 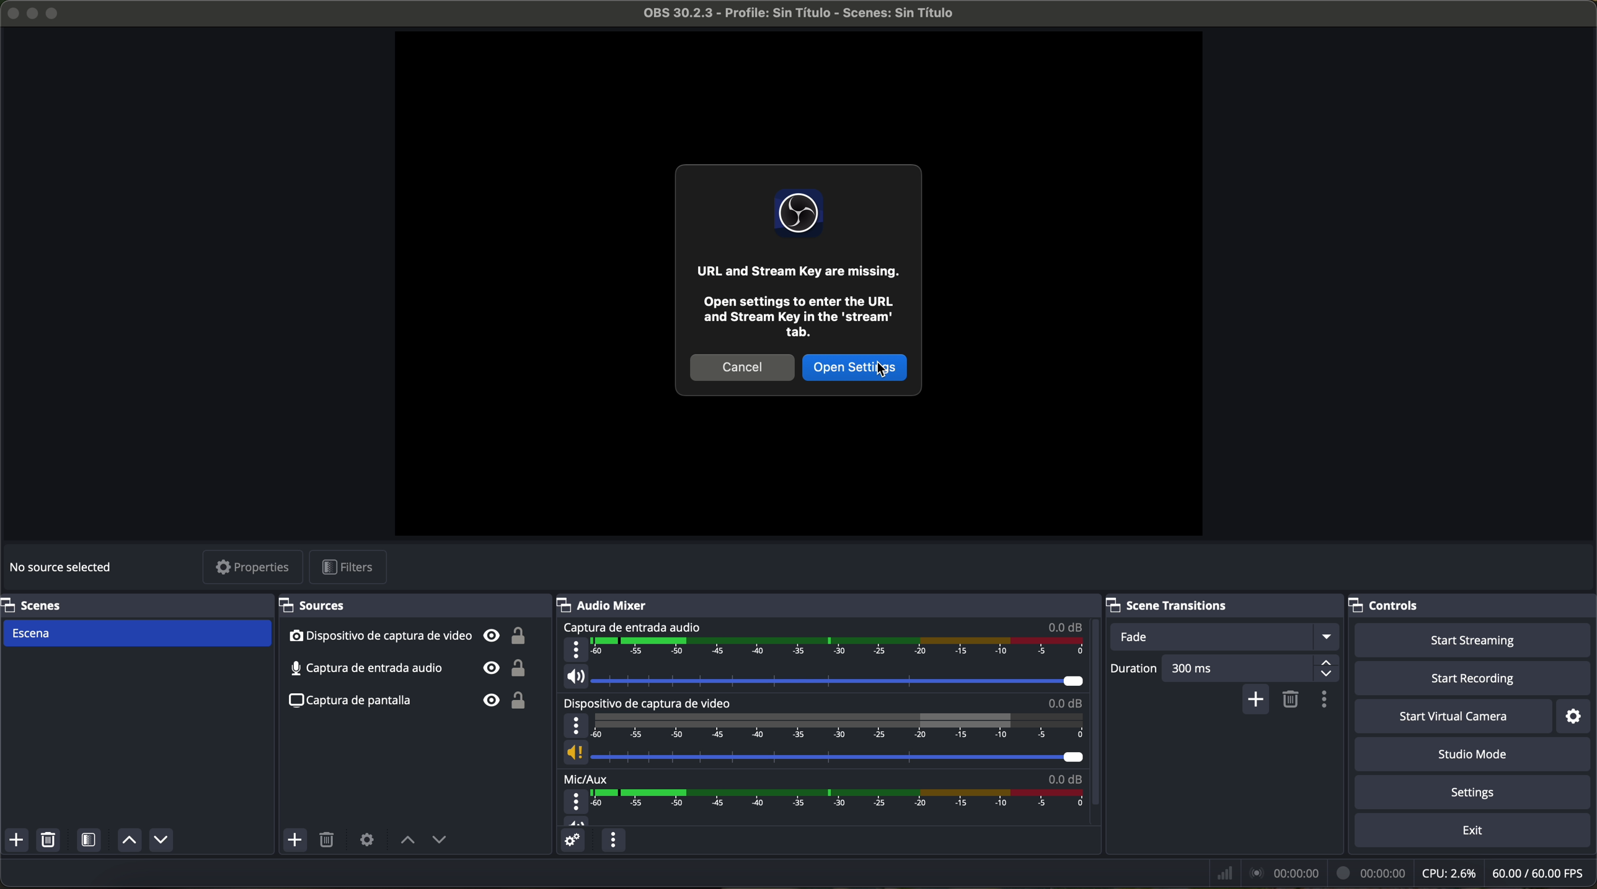 I want to click on no source selected, so click(x=65, y=565).